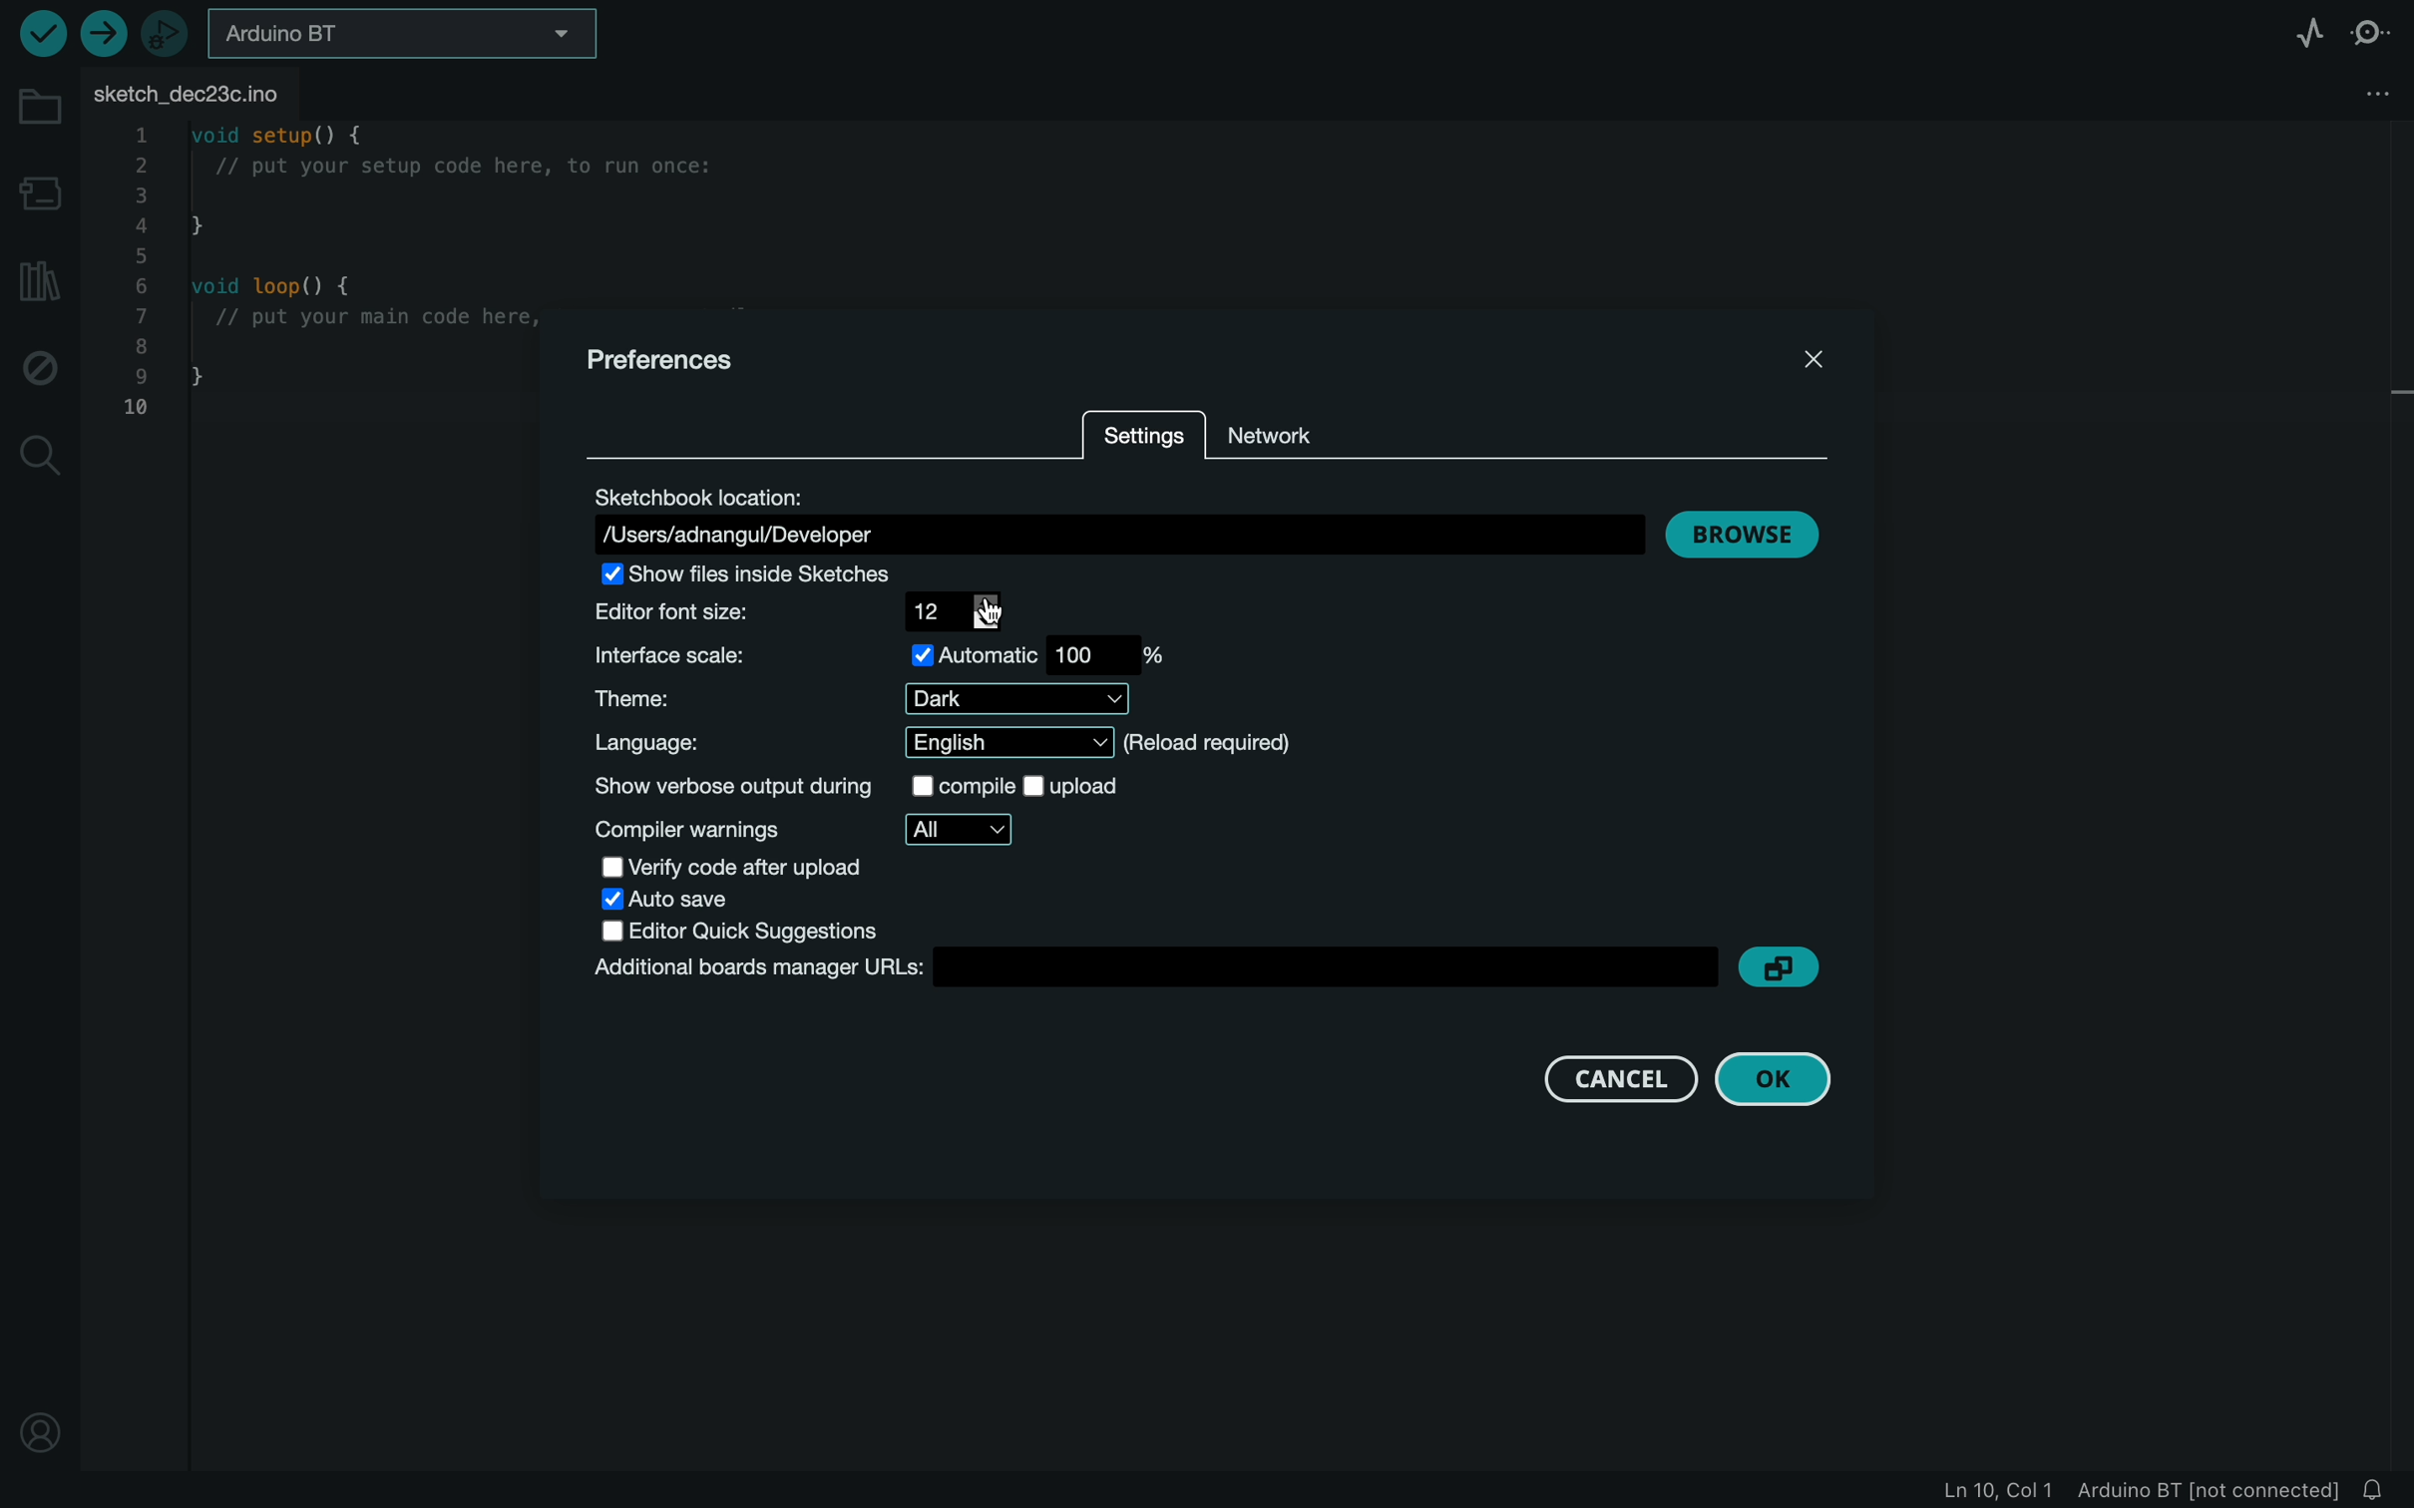 The width and height of the screenshot is (2414, 1508). Describe the element at coordinates (319, 284) in the screenshot. I see `code` at that location.